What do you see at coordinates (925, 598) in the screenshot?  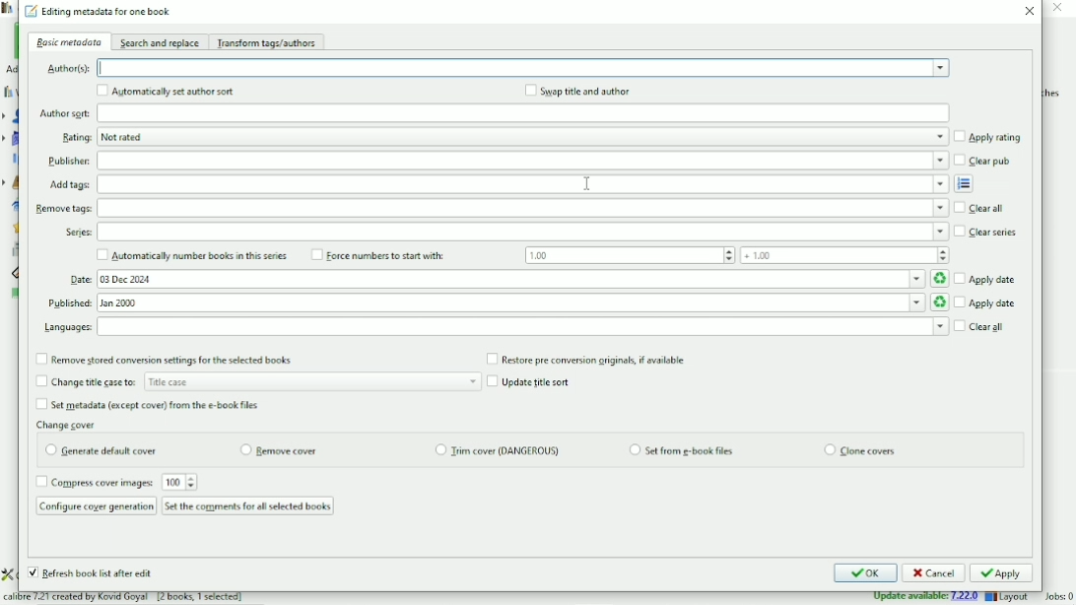 I see `Update available` at bounding box center [925, 598].